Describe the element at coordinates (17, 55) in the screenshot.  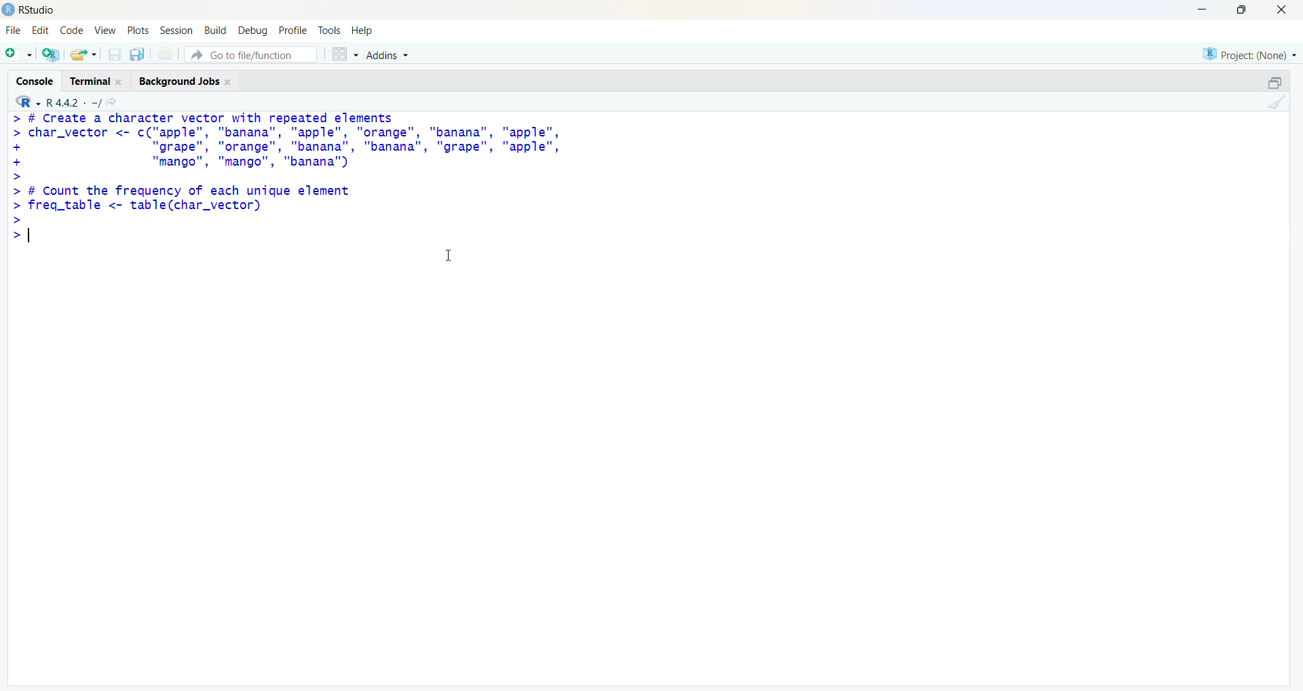
I see `New File` at that location.